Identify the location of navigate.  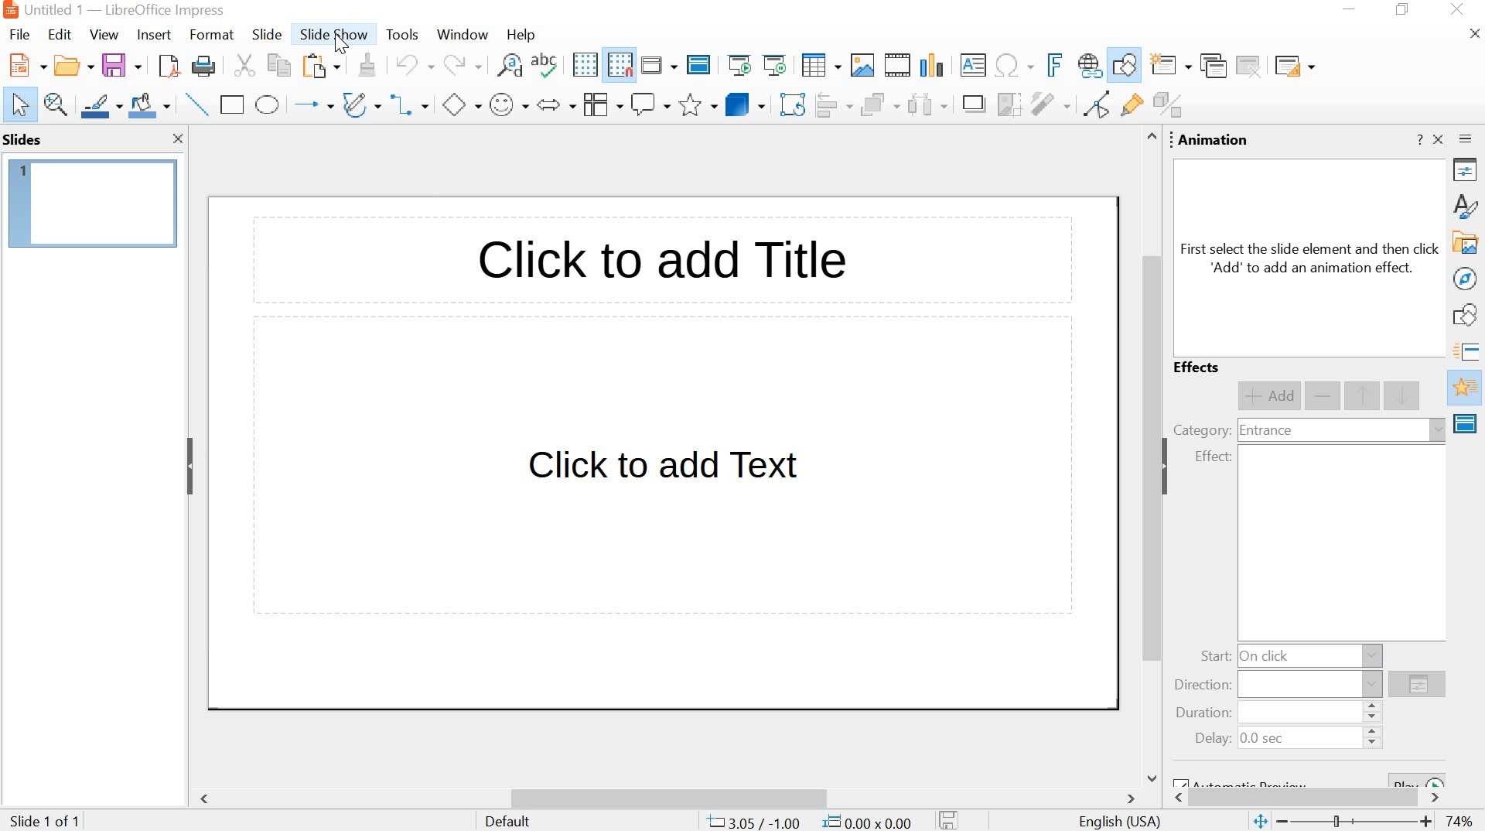
(1466, 279).